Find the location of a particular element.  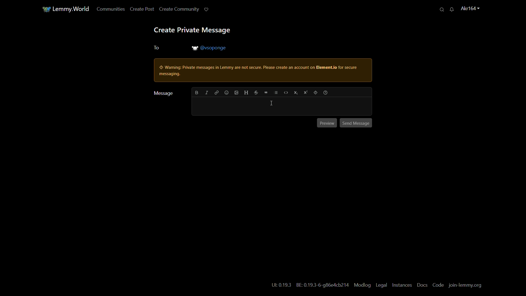

formatting help is located at coordinates (326, 93).